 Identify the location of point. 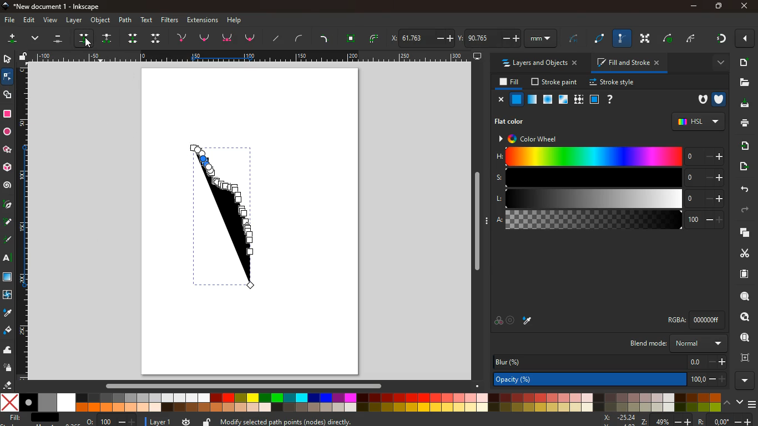
(205, 38).